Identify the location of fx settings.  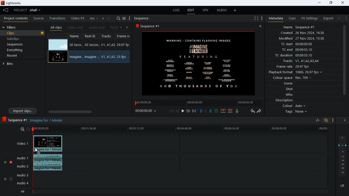
(309, 18).